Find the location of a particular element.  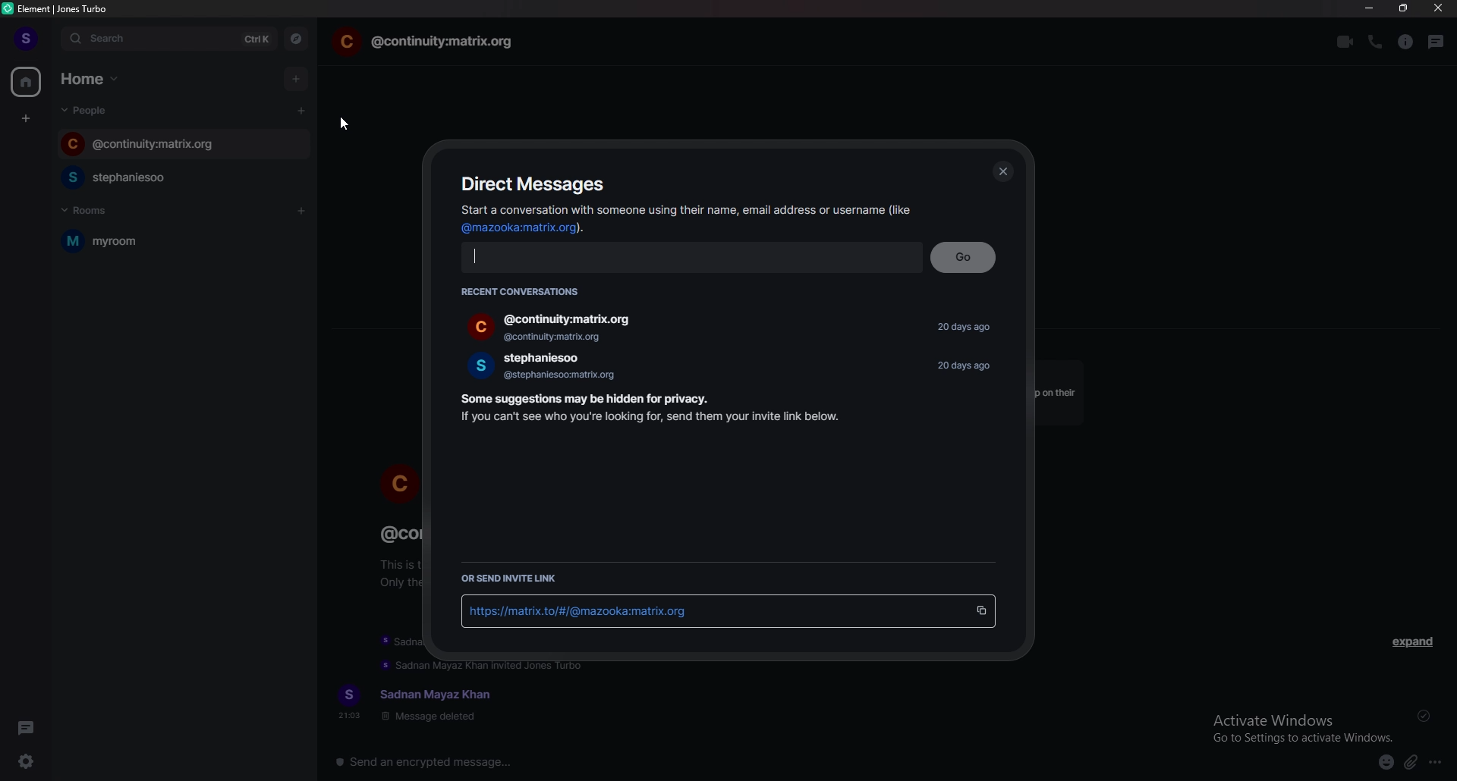

people is located at coordinates (90, 110).